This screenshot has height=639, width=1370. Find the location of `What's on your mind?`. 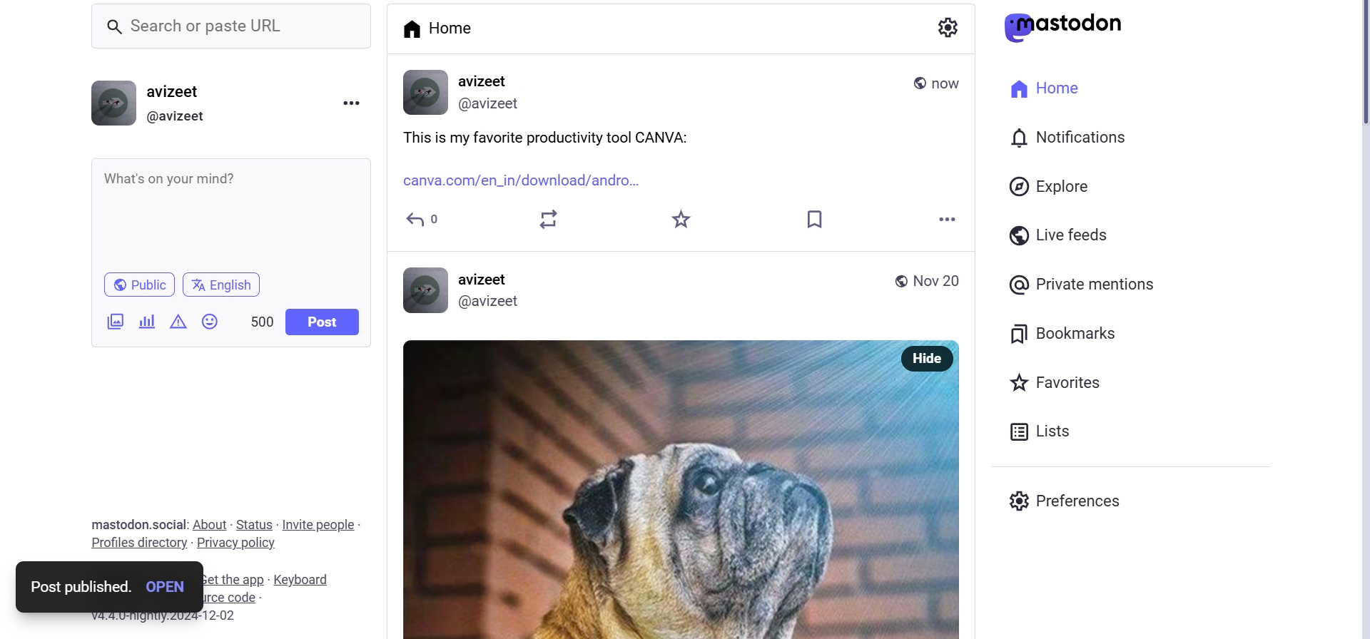

What's on your mind? is located at coordinates (228, 205).